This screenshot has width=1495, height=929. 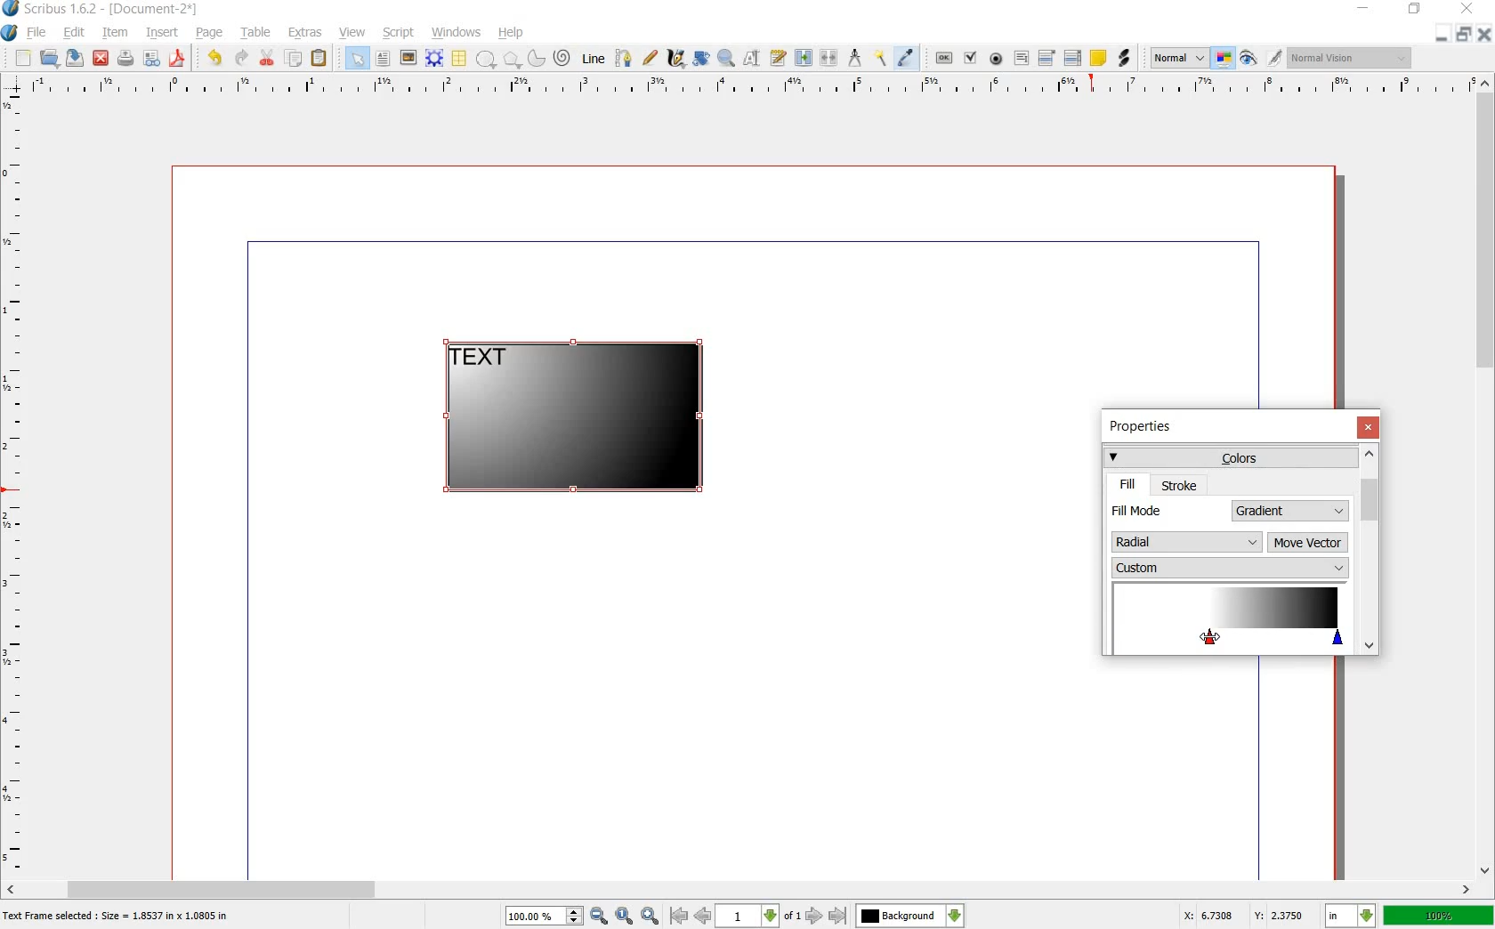 What do you see at coordinates (725, 60) in the screenshot?
I see `zoom in or out` at bounding box center [725, 60].